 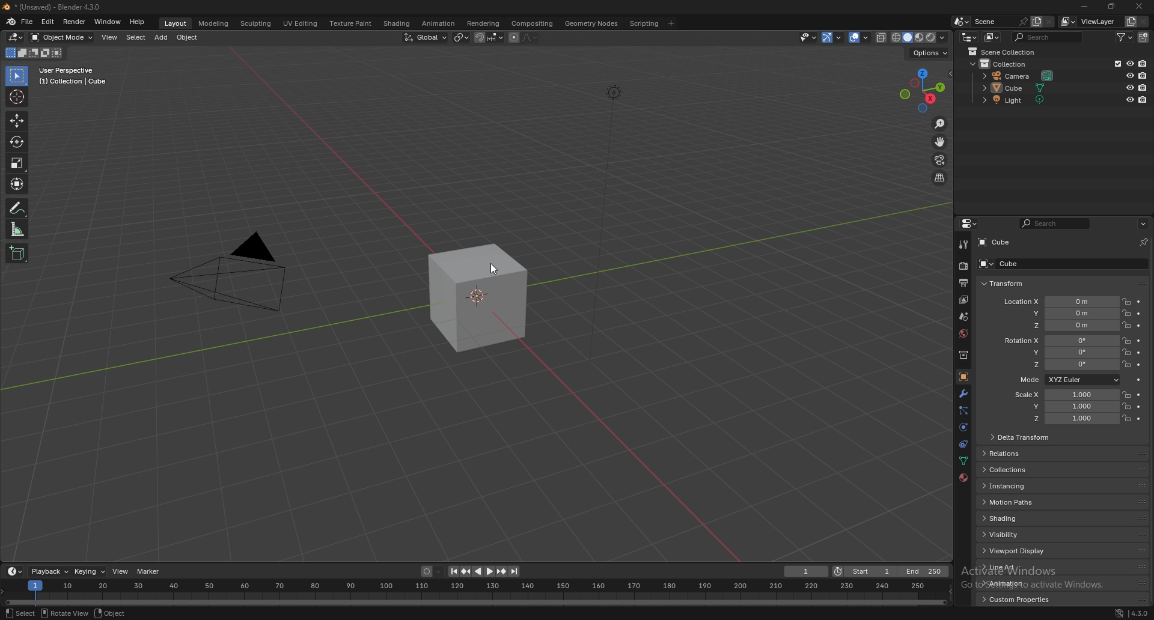 What do you see at coordinates (1009, 64) in the screenshot?
I see `collection` at bounding box center [1009, 64].